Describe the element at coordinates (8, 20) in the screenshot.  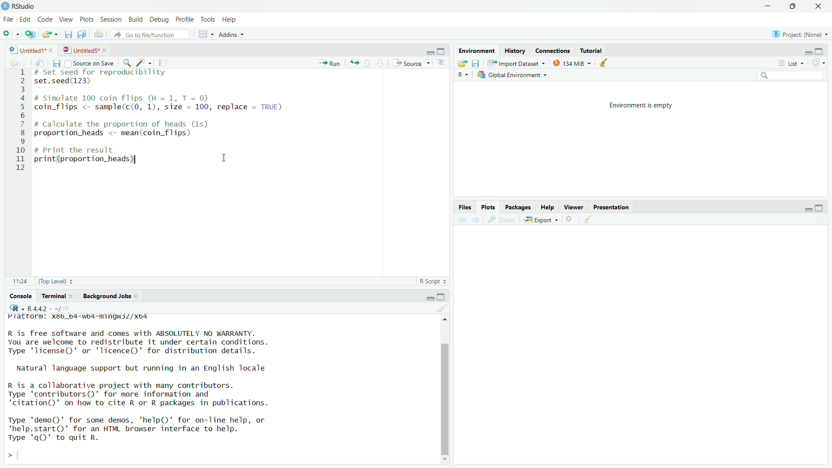
I see `file` at that location.